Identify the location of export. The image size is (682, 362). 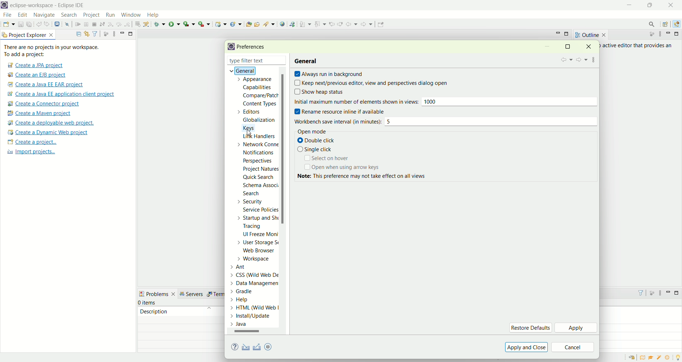
(273, 346).